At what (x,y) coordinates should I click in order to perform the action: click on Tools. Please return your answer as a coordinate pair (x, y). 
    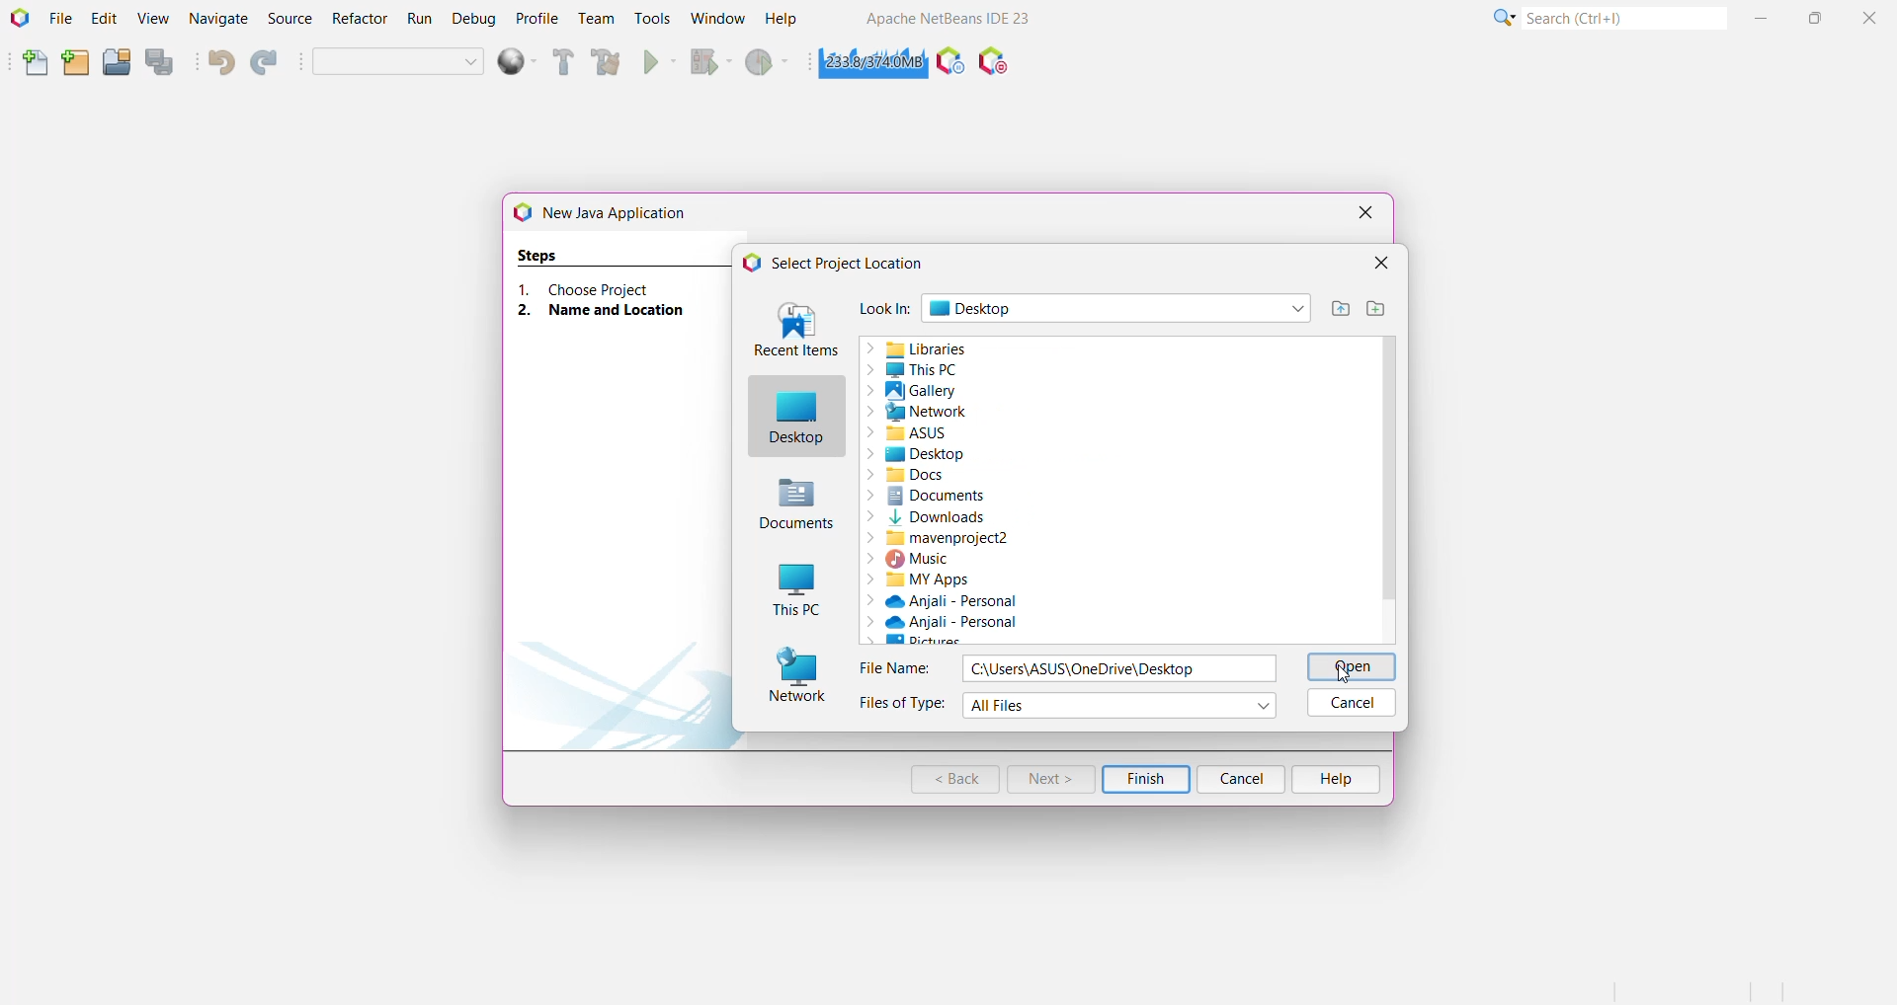
    Looking at the image, I should click on (652, 20).